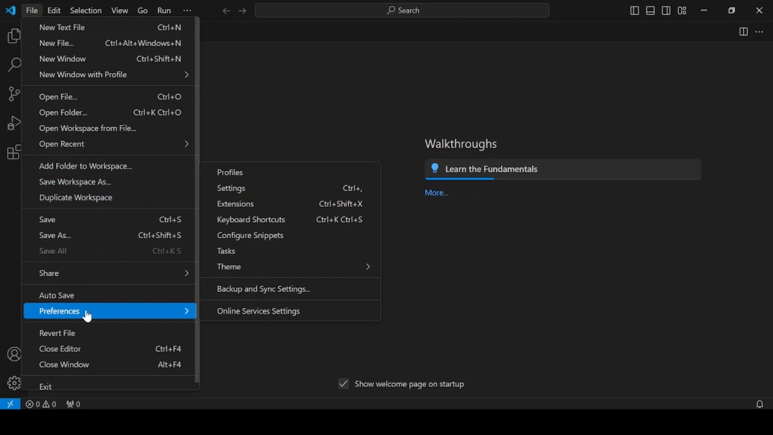 The height and width of the screenshot is (435, 773). What do you see at coordinates (252, 236) in the screenshot?
I see `configure snippets` at bounding box center [252, 236].